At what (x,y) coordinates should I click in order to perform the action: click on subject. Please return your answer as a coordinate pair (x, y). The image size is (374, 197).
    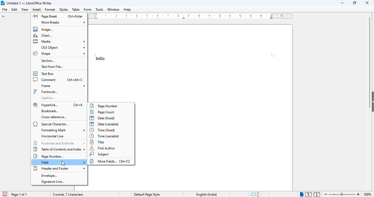
    Looking at the image, I should click on (100, 154).